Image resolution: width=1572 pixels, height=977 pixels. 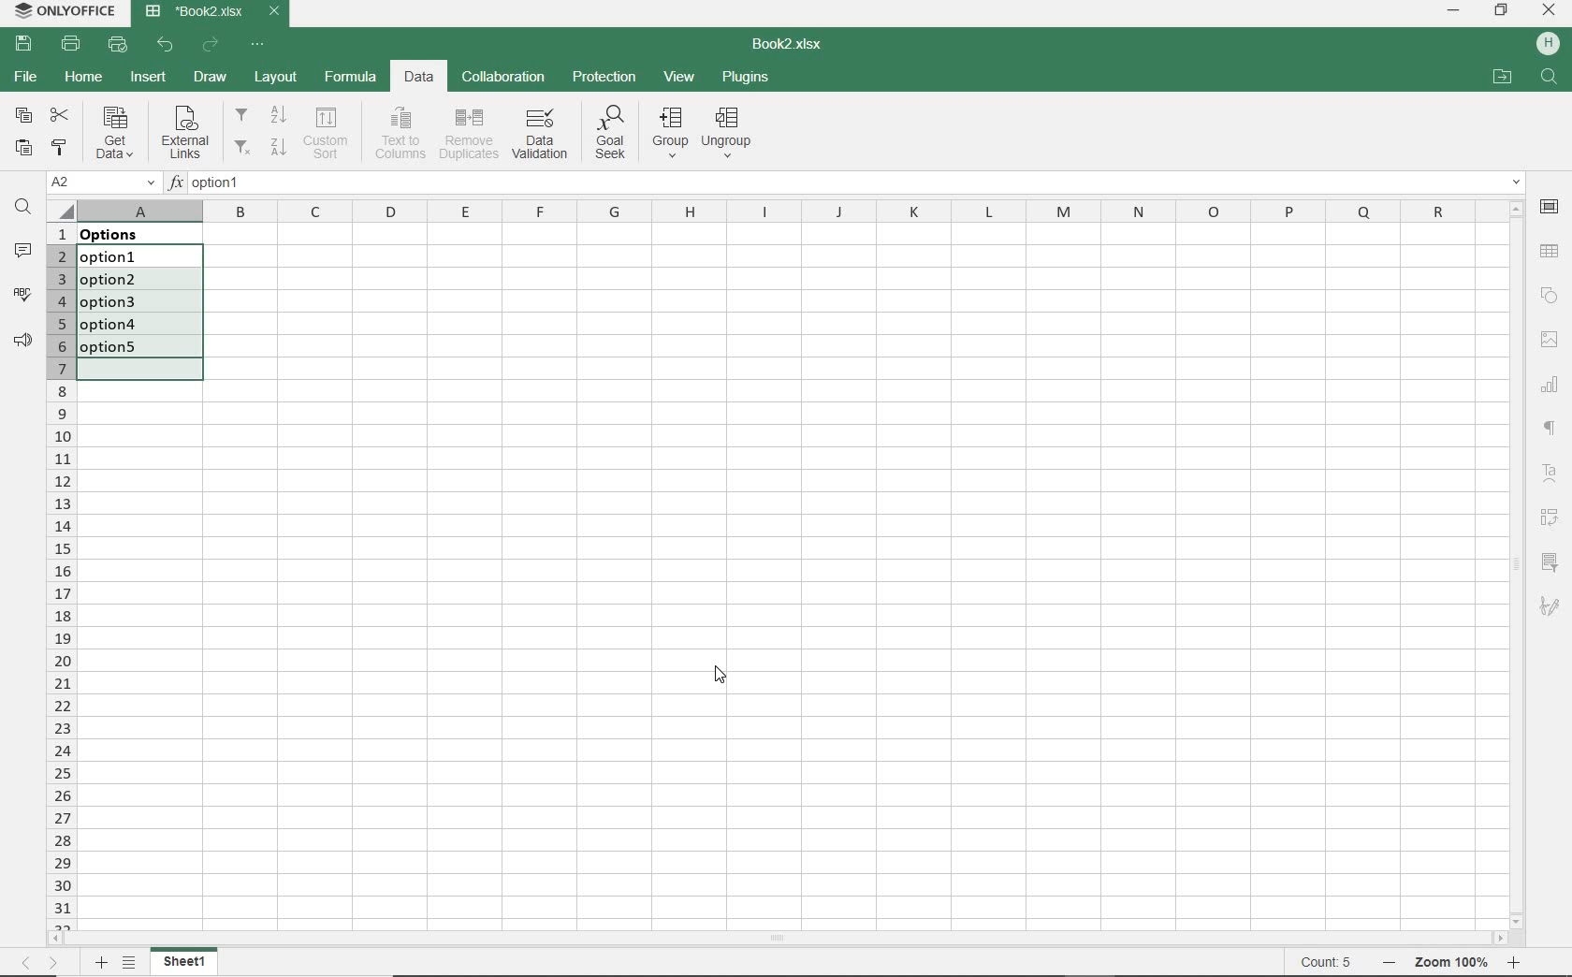 What do you see at coordinates (185, 134) in the screenshot?
I see `External links` at bounding box center [185, 134].